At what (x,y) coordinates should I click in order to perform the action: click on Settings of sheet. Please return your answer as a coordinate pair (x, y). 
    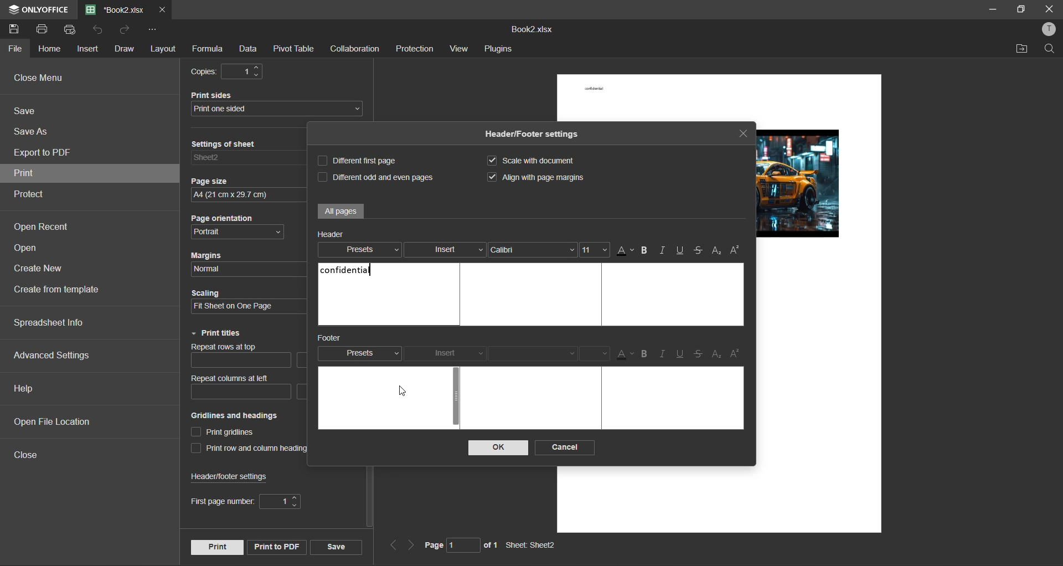
    Looking at the image, I should click on (227, 143).